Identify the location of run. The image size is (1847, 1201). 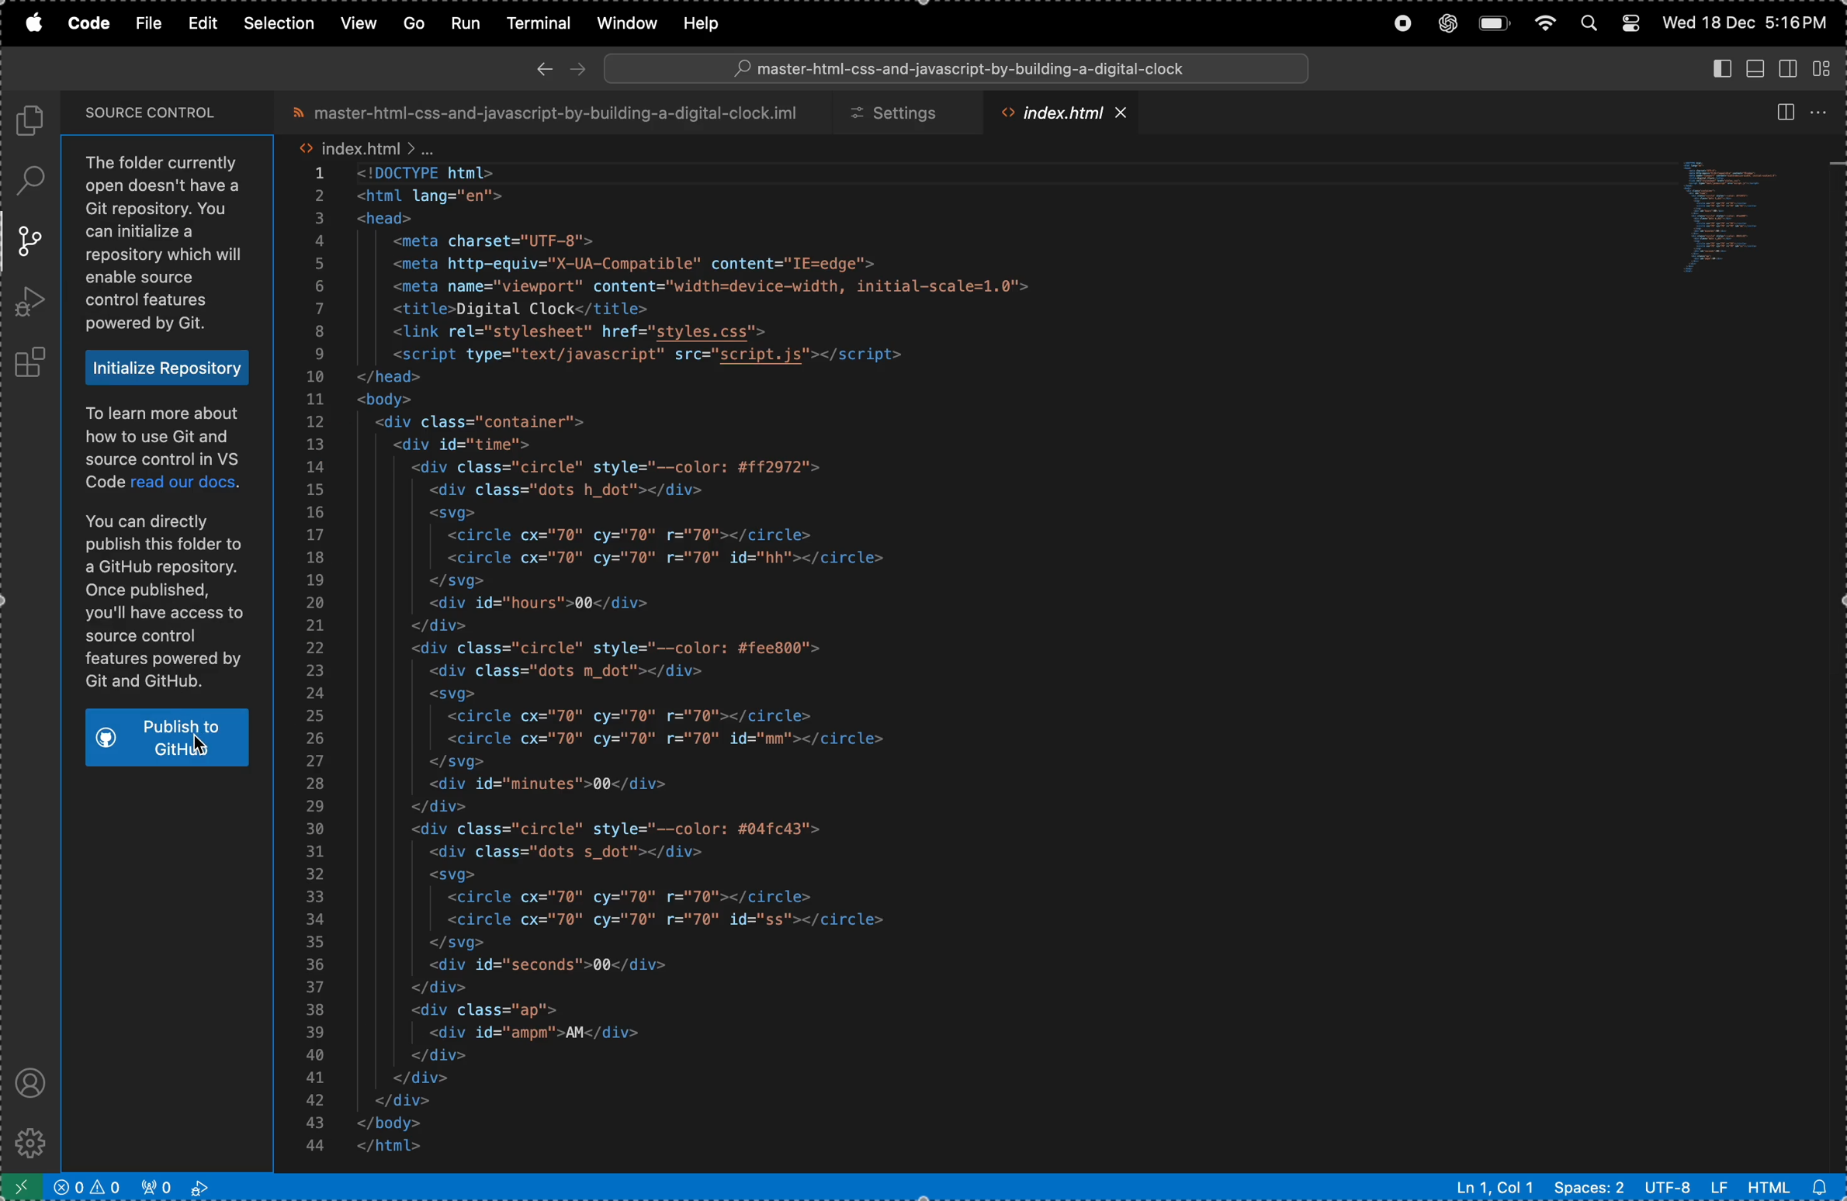
(461, 22).